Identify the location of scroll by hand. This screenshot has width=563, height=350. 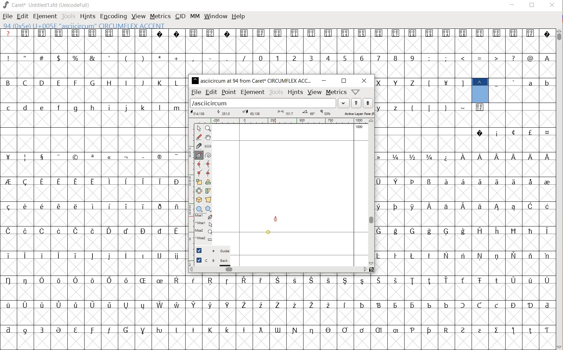
(209, 137).